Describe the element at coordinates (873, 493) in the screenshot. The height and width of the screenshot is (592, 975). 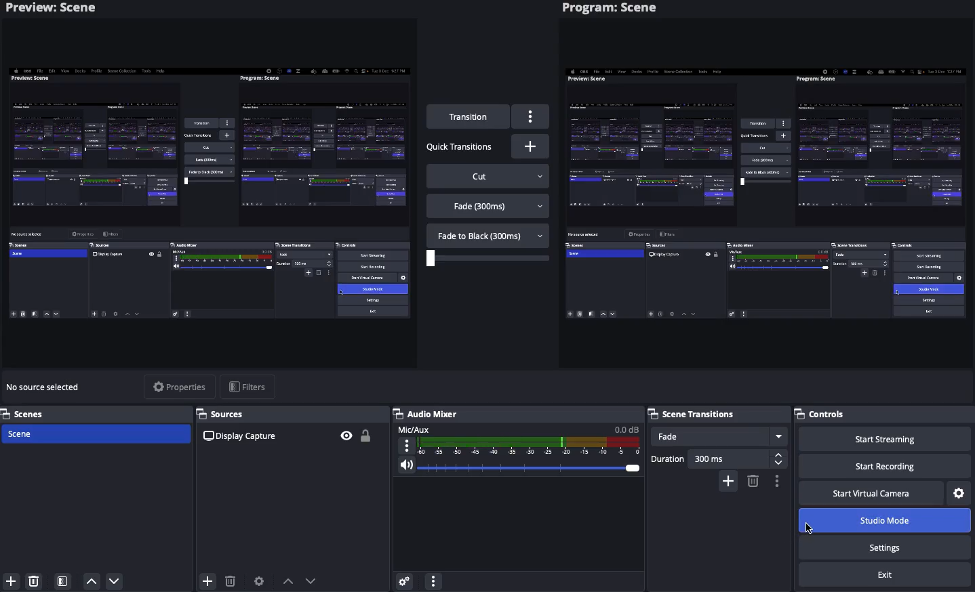
I see `Start virtual camera` at that location.